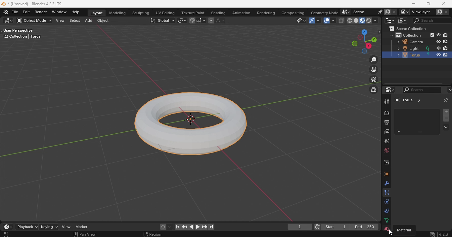 The height and width of the screenshot is (237, 452). Describe the element at coordinates (76, 20) in the screenshot. I see `Select` at that location.